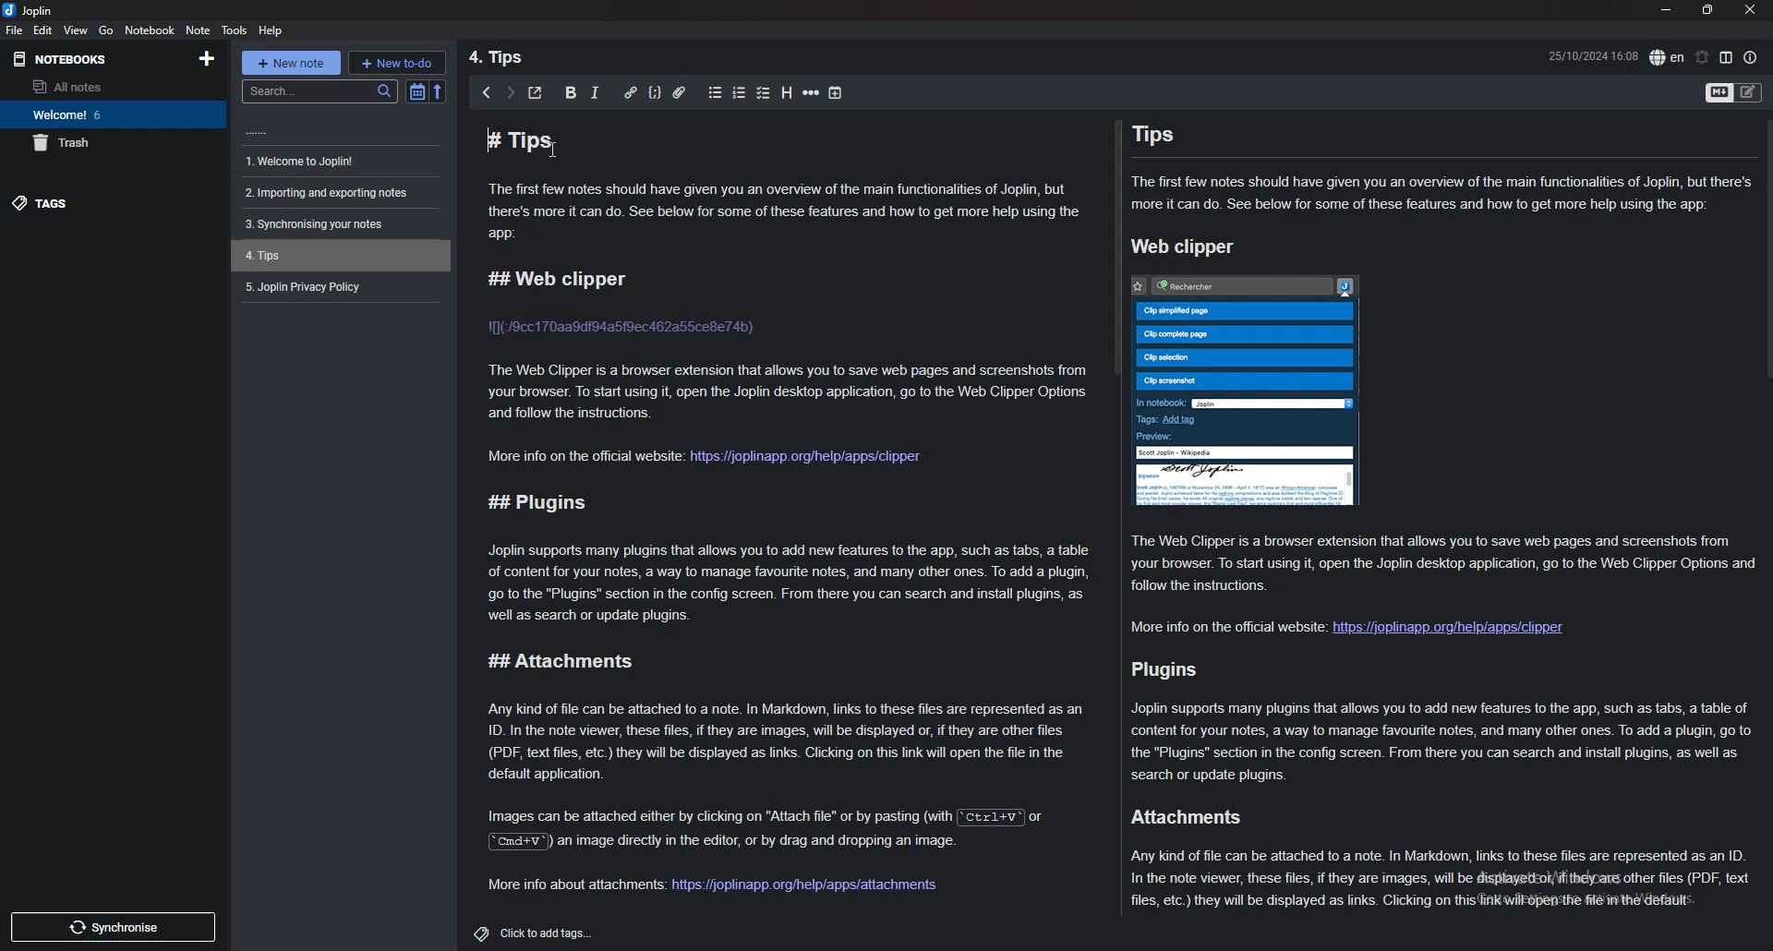  What do you see at coordinates (66, 114) in the screenshot?
I see `welcome` at bounding box center [66, 114].